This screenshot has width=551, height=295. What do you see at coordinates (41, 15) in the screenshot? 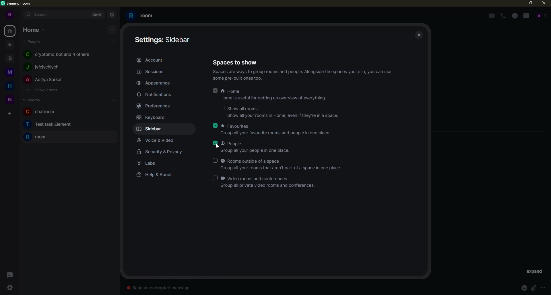
I see `search` at bounding box center [41, 15].